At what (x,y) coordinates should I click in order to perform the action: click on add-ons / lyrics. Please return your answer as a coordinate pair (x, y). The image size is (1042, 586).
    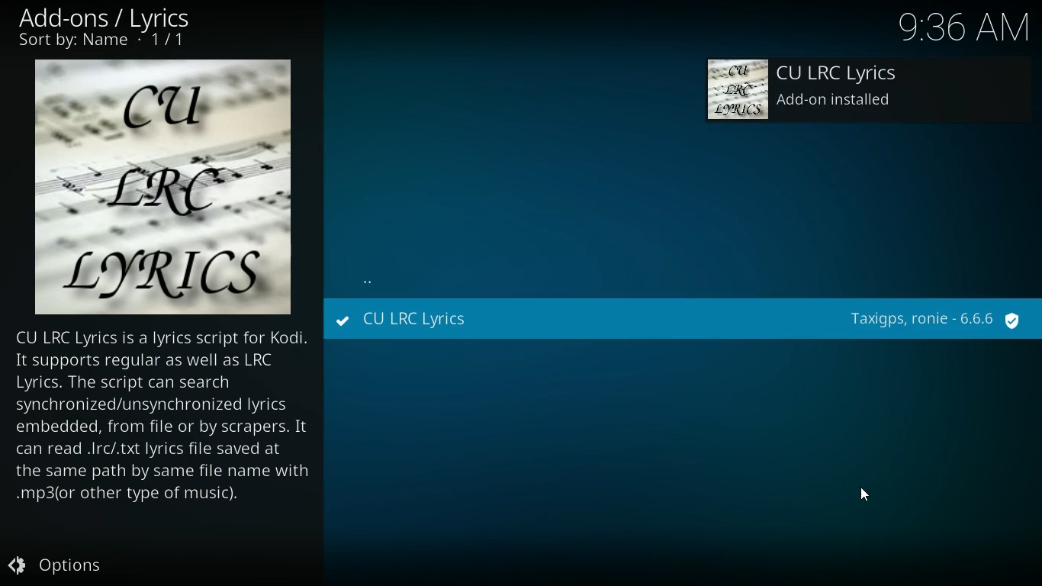
    Looking at the image, I should click on (109, 18).